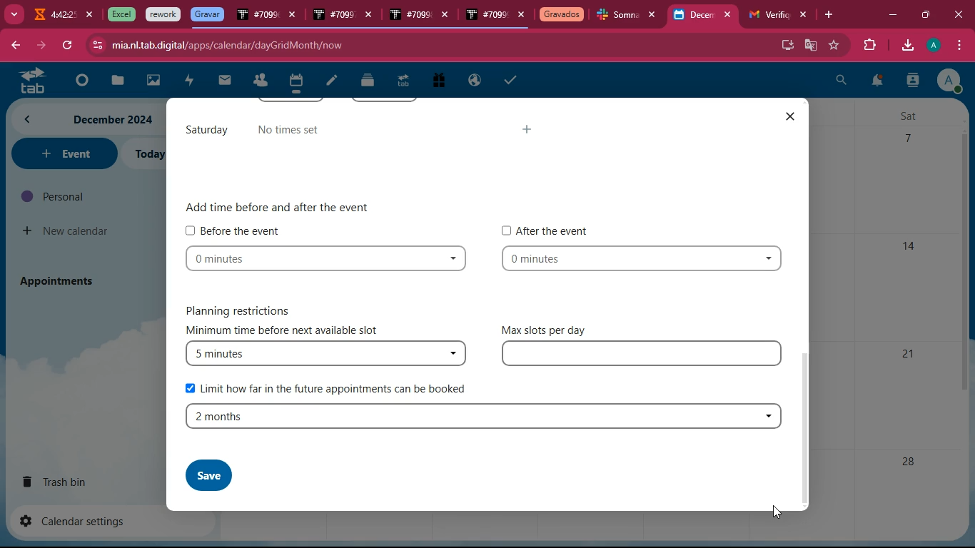 This screenshot has width=975, height=548. I want to click on beginning, so click(79, 81).